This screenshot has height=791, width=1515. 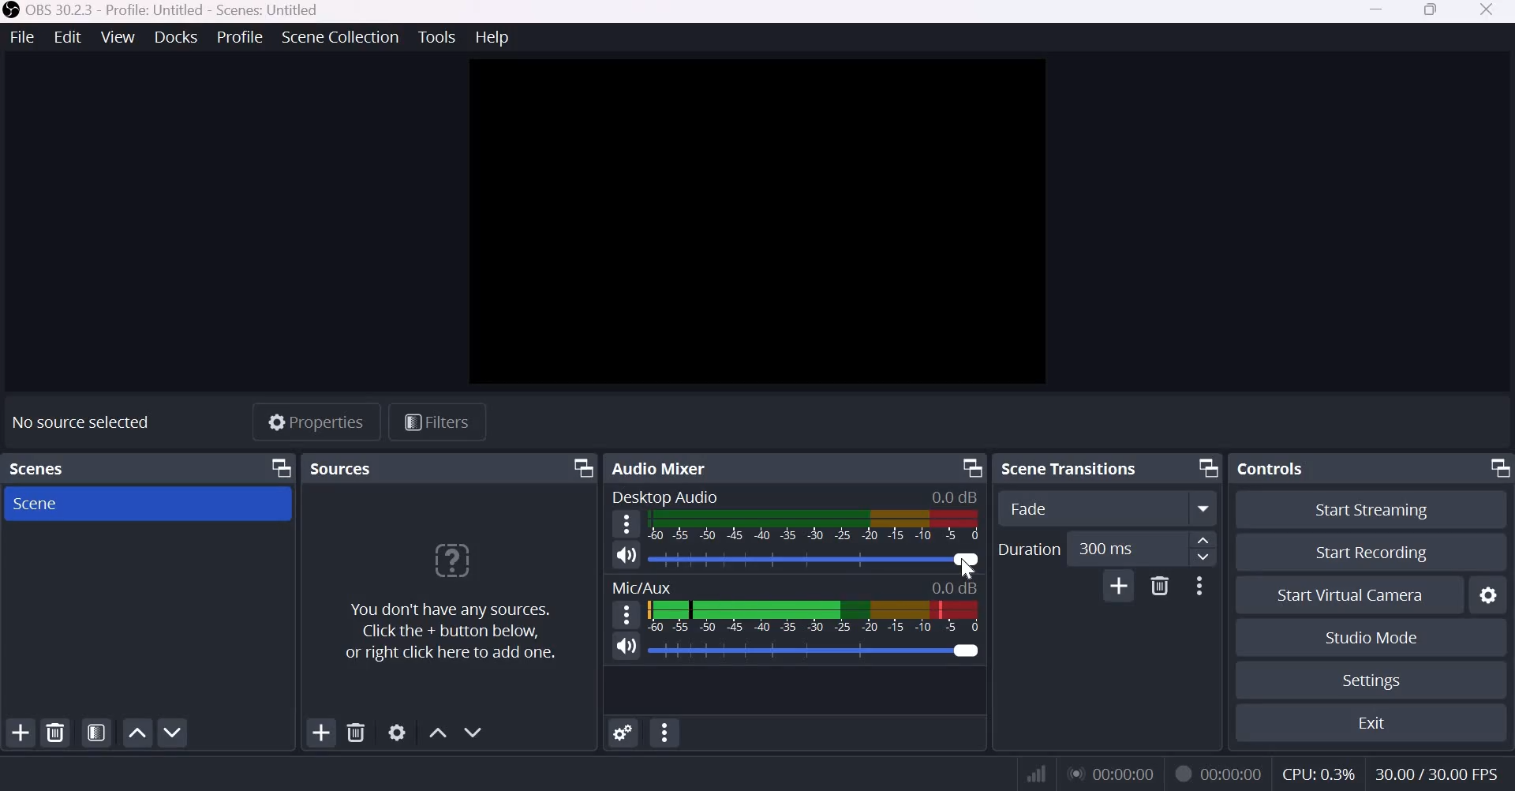 I want to click on hamburger menu, so click(x=626, y=615).